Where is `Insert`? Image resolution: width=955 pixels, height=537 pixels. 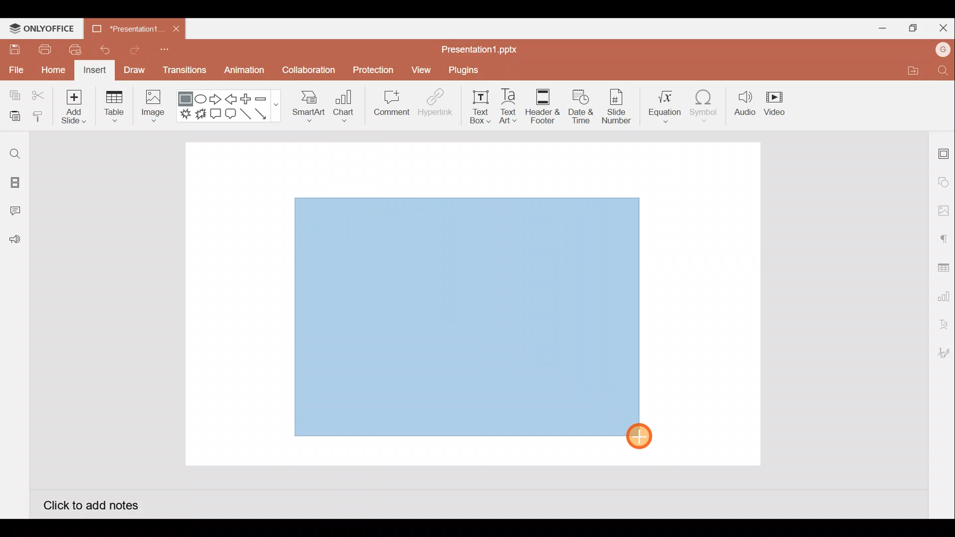
Insert is located at coordinates (95, 71).